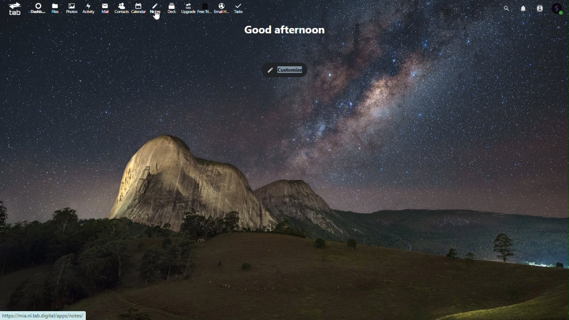 This screenshot has height=320, width=569. I want to click on Upgrade, so click(188, 9).